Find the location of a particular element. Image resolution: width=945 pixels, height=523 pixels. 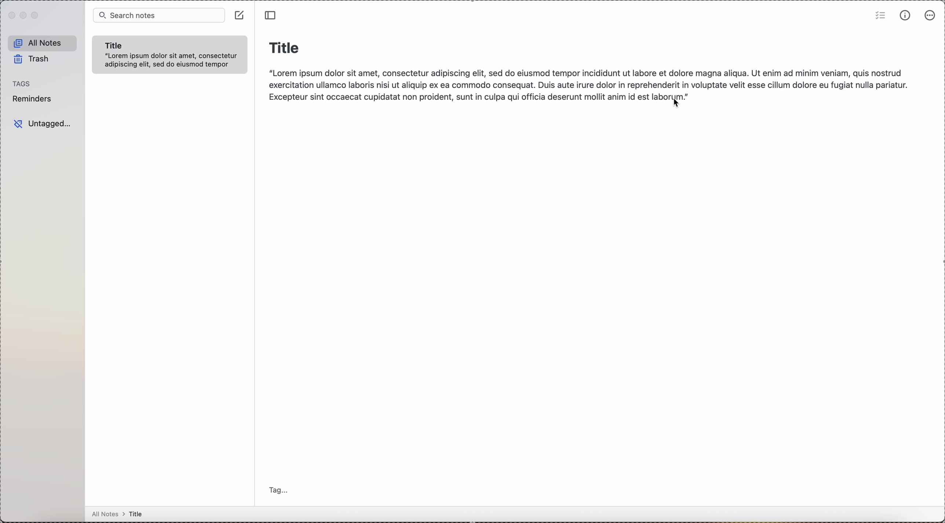

body text is located at coordinates (586, 82).